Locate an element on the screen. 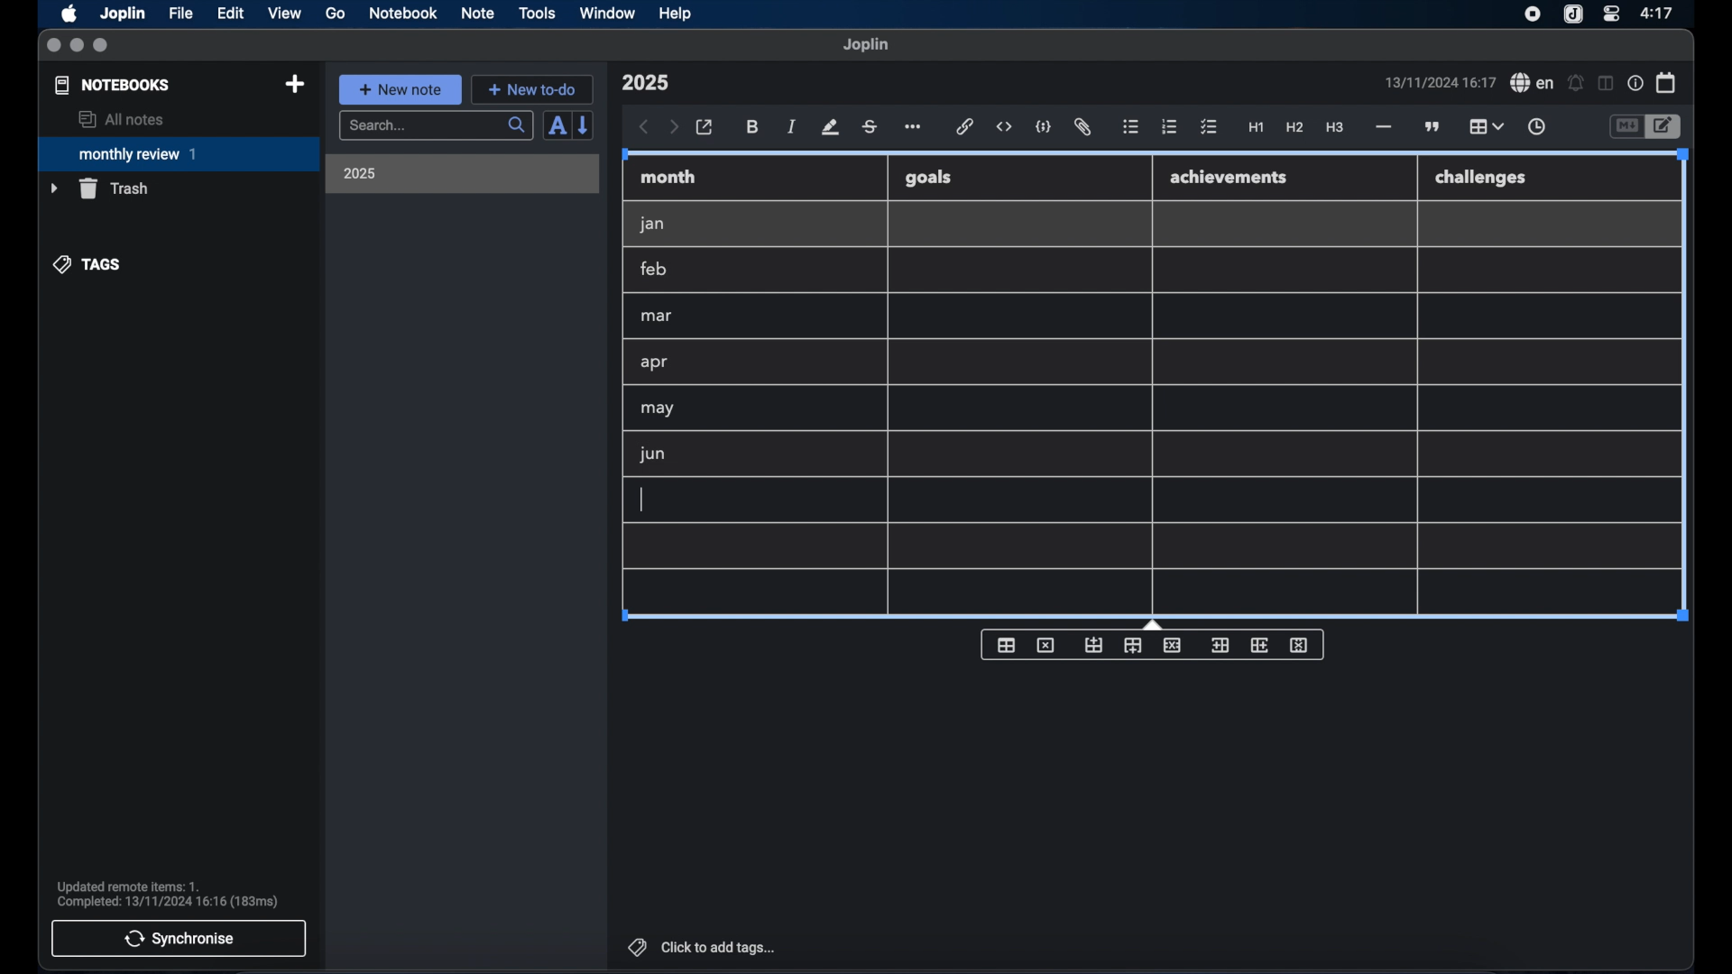 The image size is (1732, 974). reverse sort order is located at coordinates (585, 124).